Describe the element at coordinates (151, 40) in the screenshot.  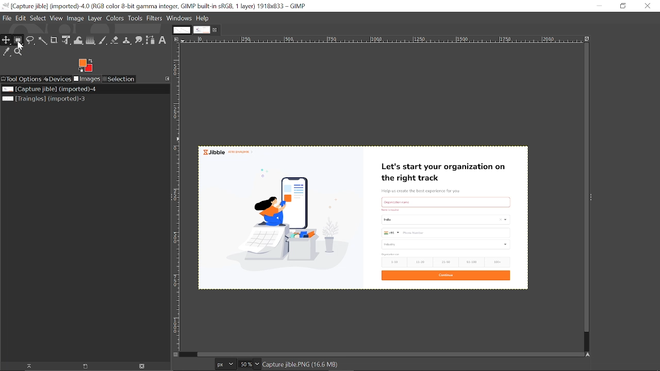
I see `Paths tool` at that location.